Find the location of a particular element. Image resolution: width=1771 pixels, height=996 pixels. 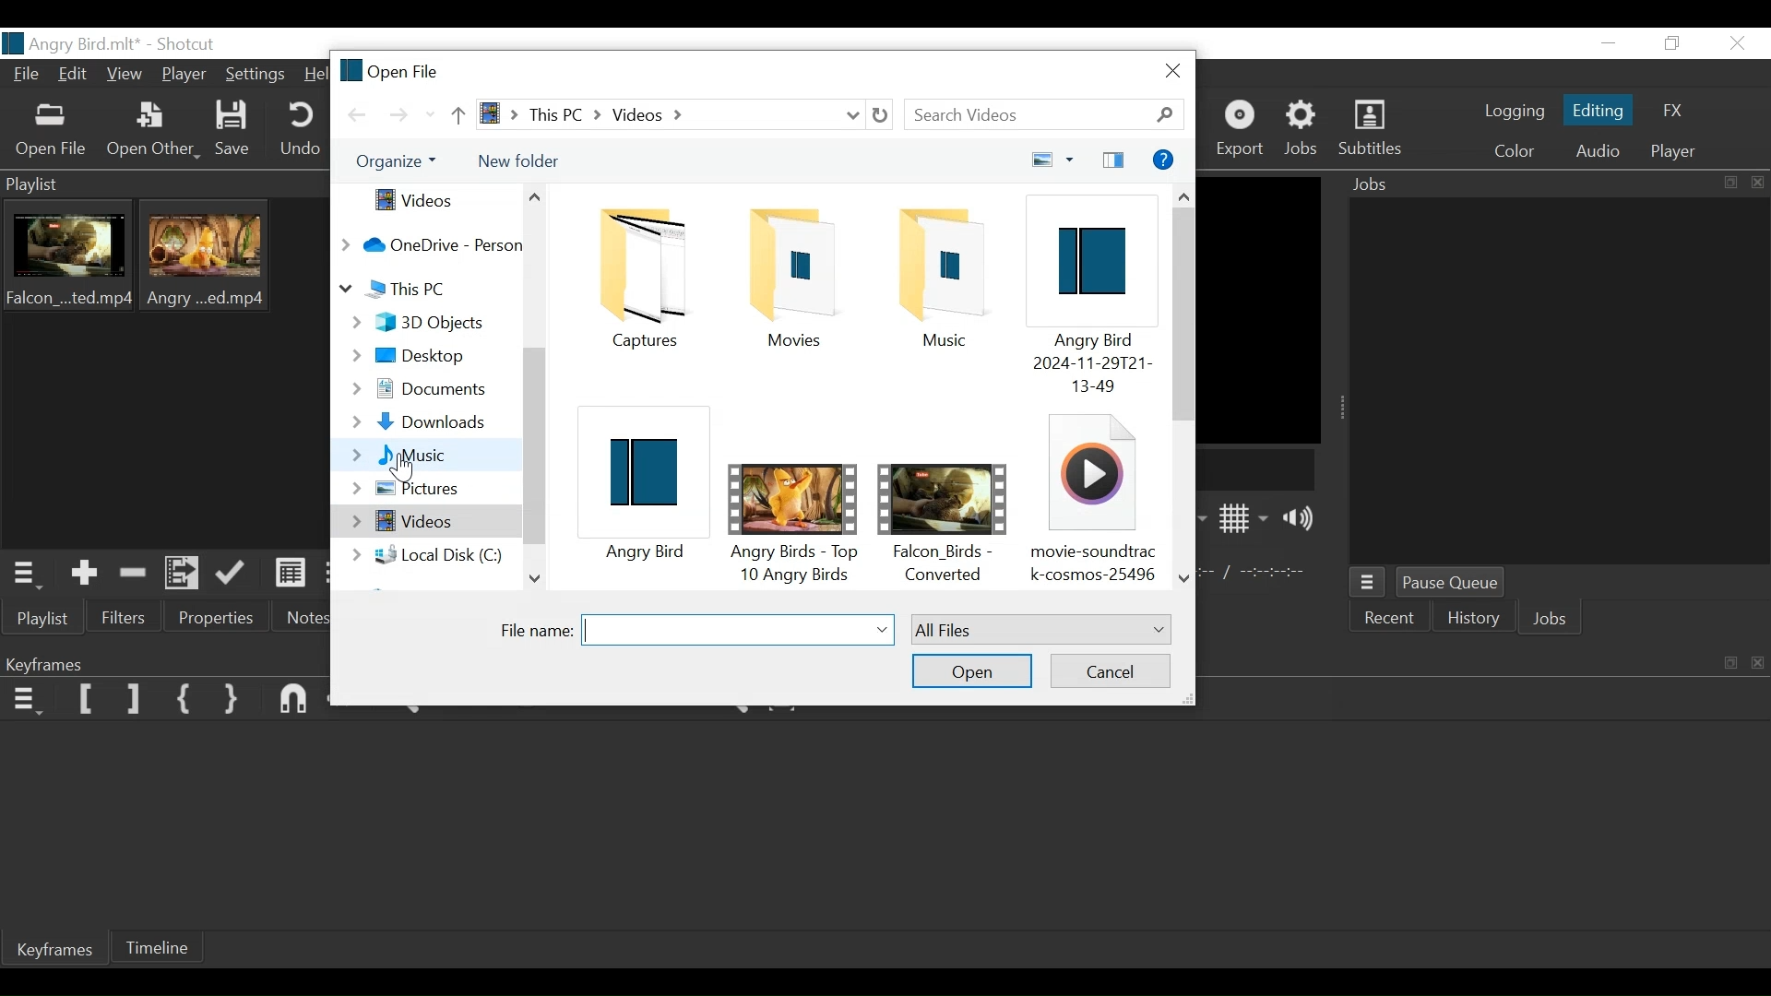

Clip is located at coordinates (73, 260).